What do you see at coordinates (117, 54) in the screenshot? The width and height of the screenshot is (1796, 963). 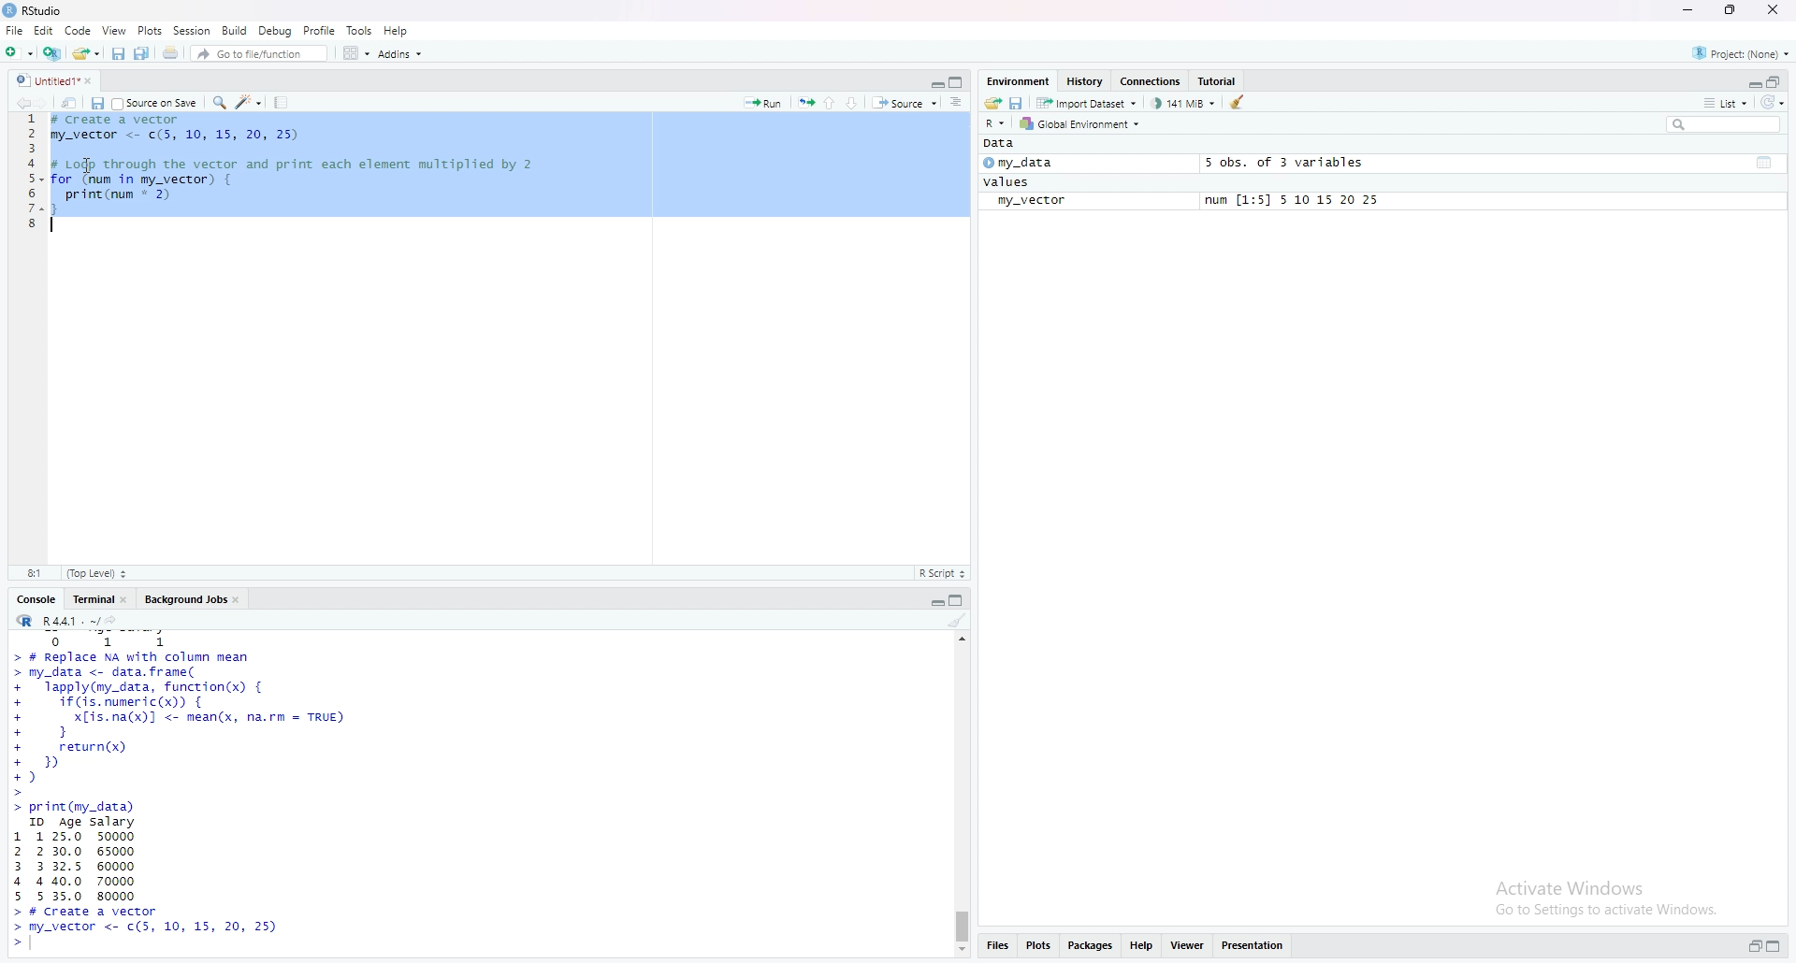 I see `save current document` at bounding box center [117, 54].